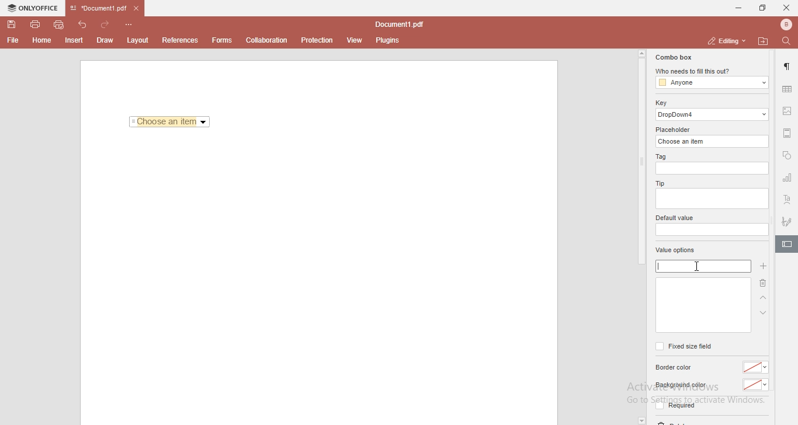 The image size is (798, 425). I want to click on undo, so click(84, 23).